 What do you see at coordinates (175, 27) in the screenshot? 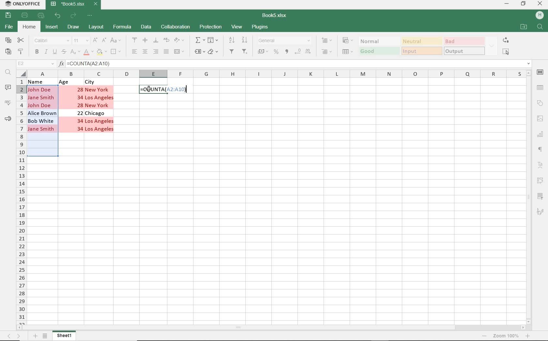
I see `COLLABORATION` at bounding box center [175, 27].